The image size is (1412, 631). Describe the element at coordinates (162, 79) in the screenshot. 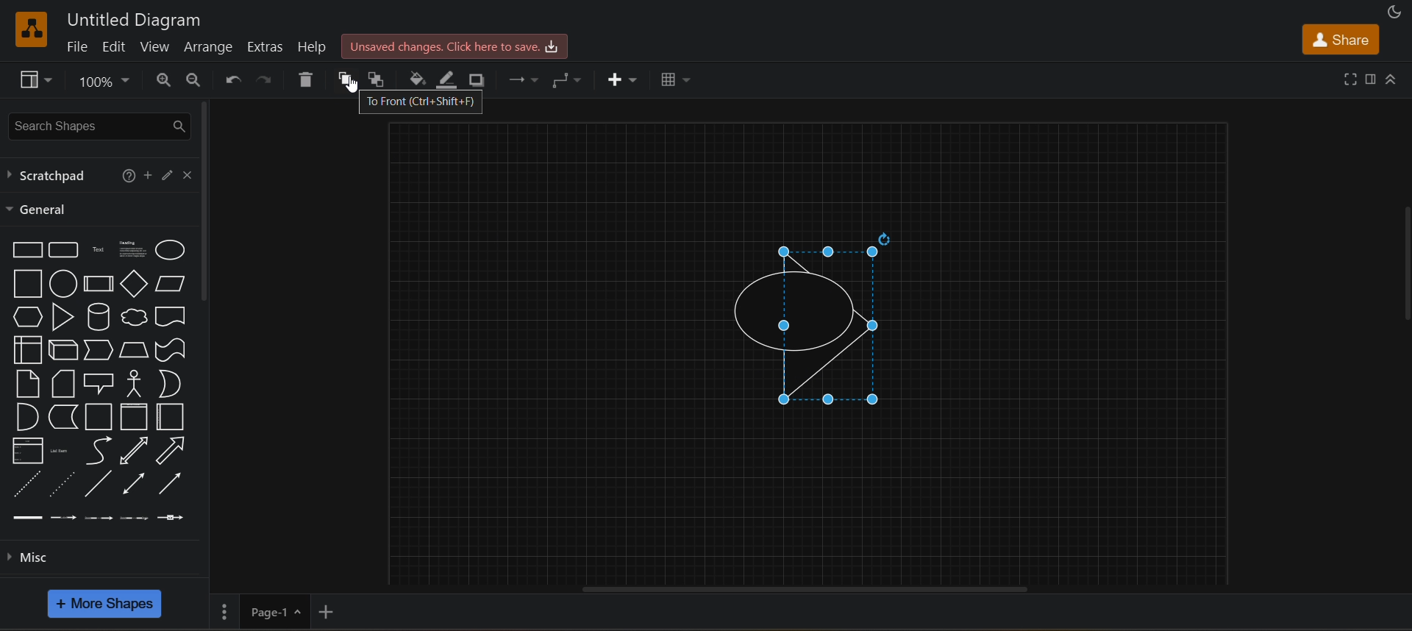

I see `zoom in` at that location.